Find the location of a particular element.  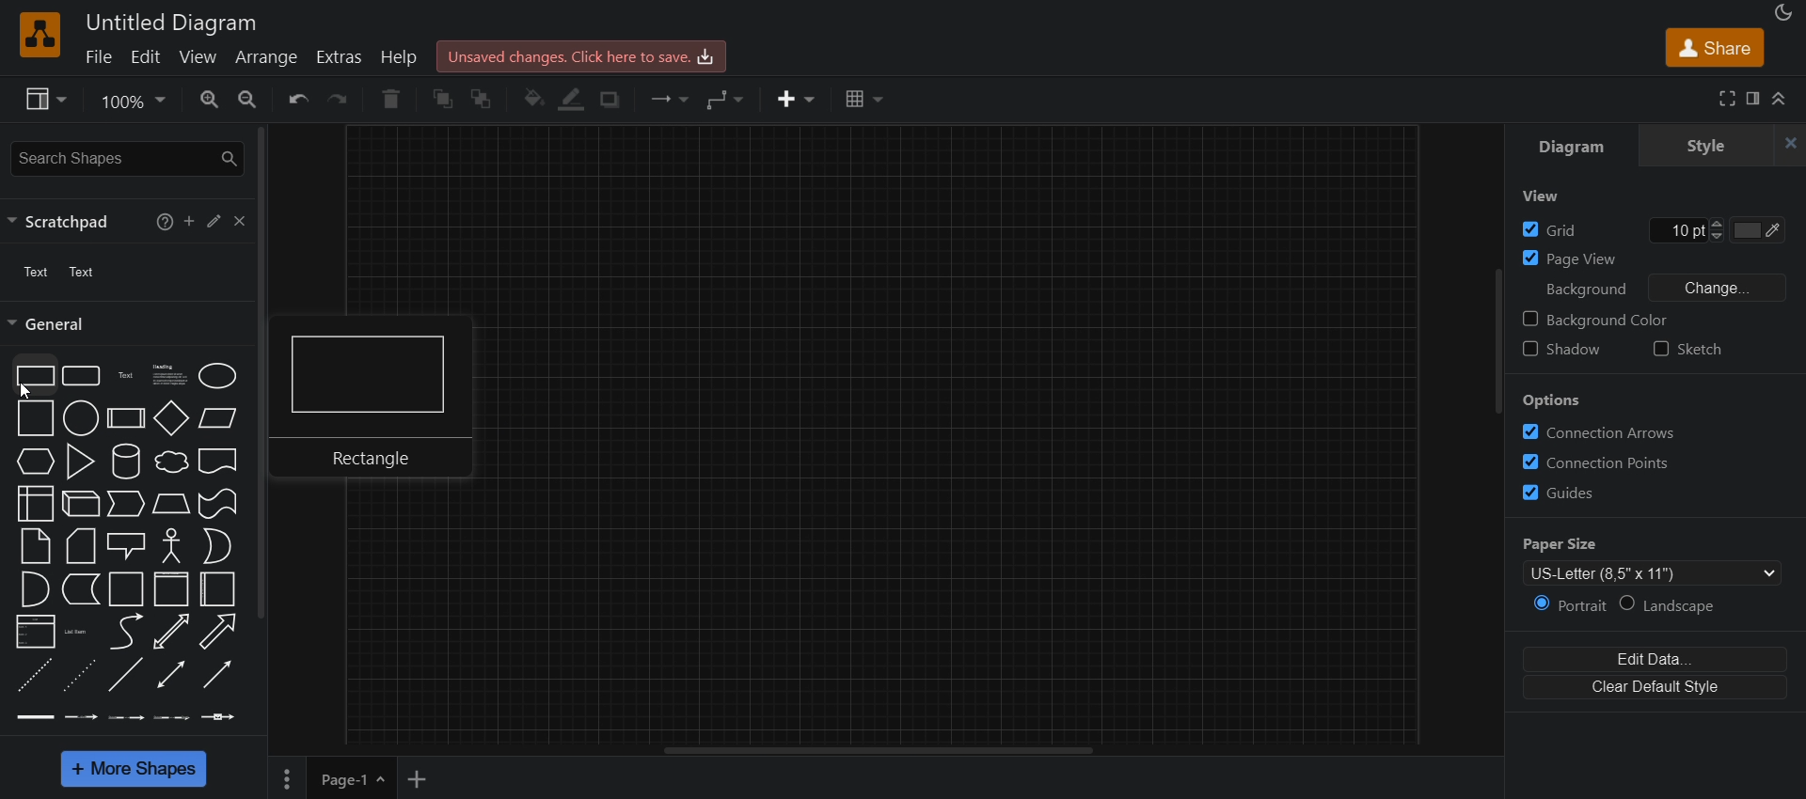

zoom out is located at coordinates (250, 98).